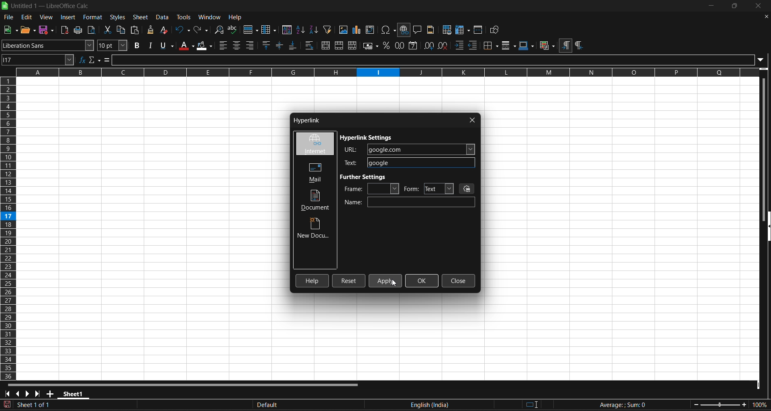  What do you see at coordinates (122, 29) in the screenshot?
I see `copy ` at bounding box center [122, 29].